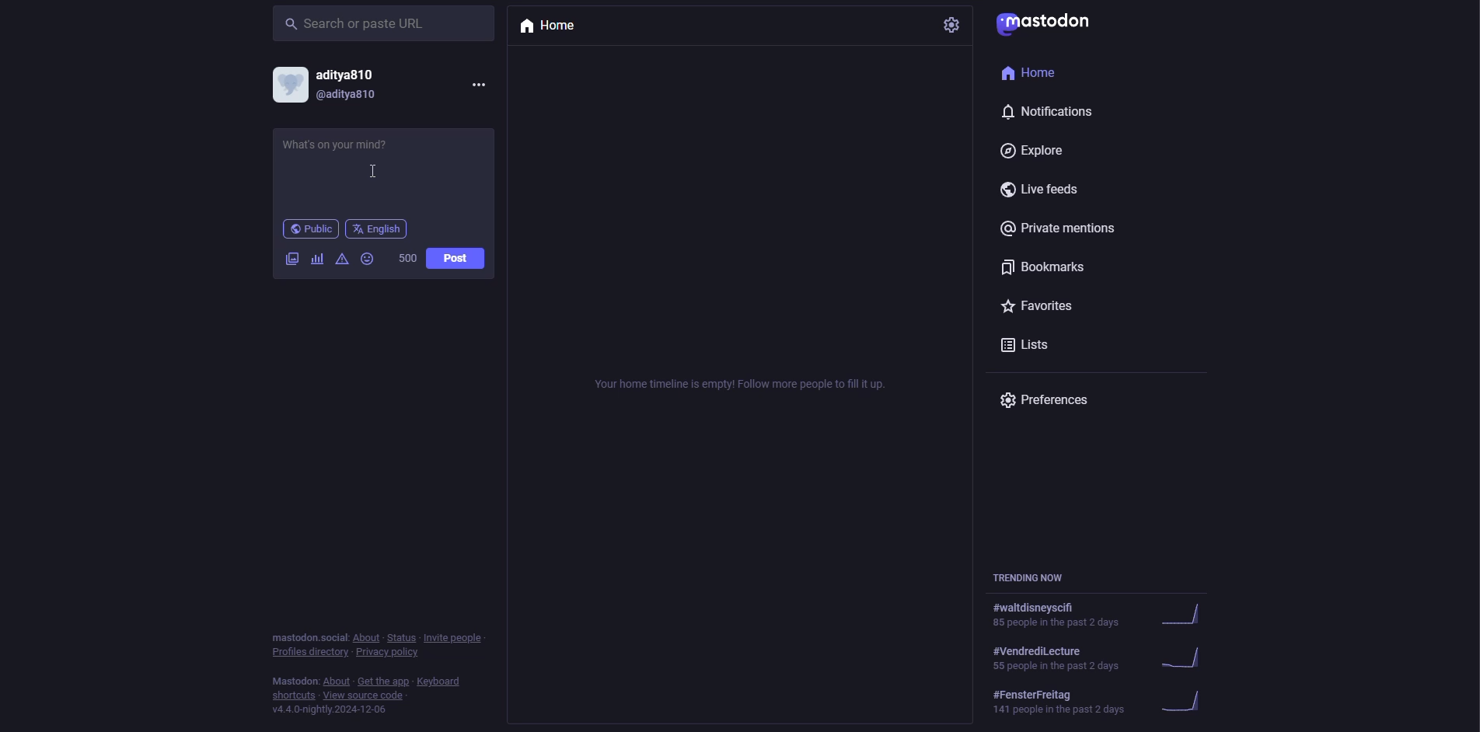 The width and height of the screenshot is (1480, 732). Describe the element at coordinates (343, 145) in the screenshot. I see `write` at that location.